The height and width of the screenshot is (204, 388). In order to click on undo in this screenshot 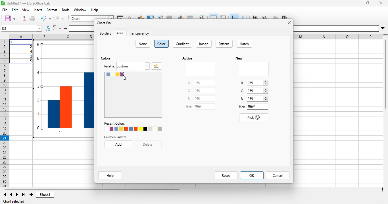, I will do `click(46, 19)`.